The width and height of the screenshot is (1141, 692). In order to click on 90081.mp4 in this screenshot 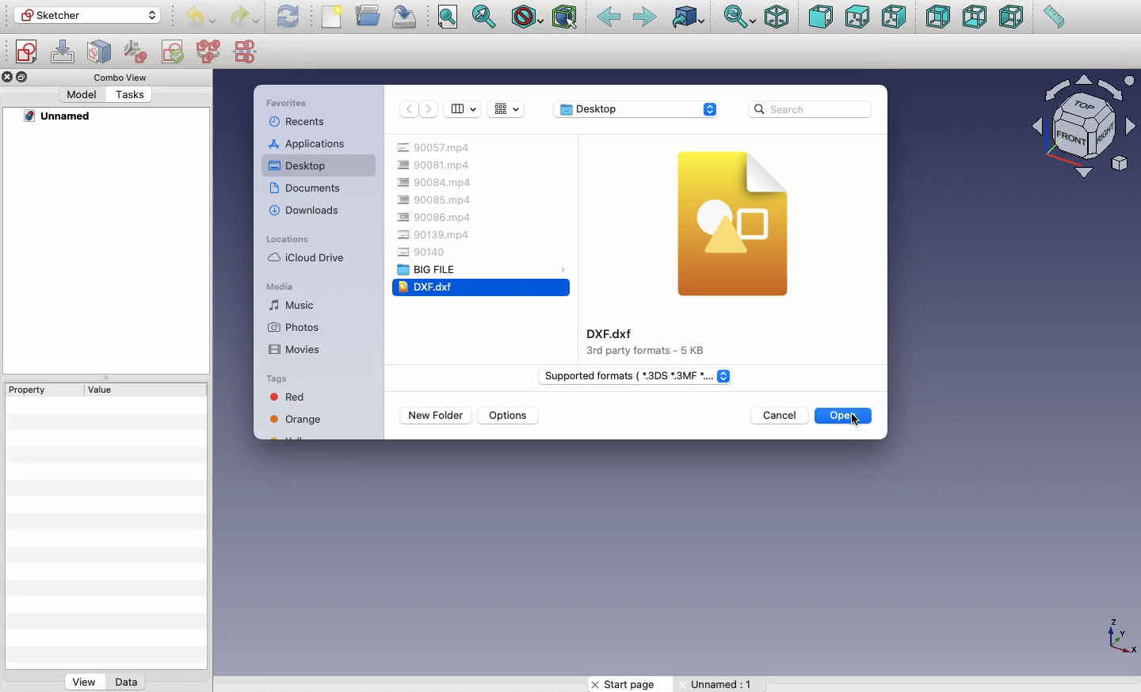, I will do `click(434, 166)`.